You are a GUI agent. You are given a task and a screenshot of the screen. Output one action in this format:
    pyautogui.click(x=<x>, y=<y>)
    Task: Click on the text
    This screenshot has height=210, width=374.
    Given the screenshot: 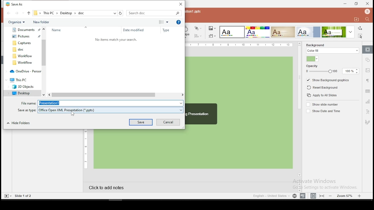 What is the action you would take?
    pyautogui.click(x=115, y=39)
    